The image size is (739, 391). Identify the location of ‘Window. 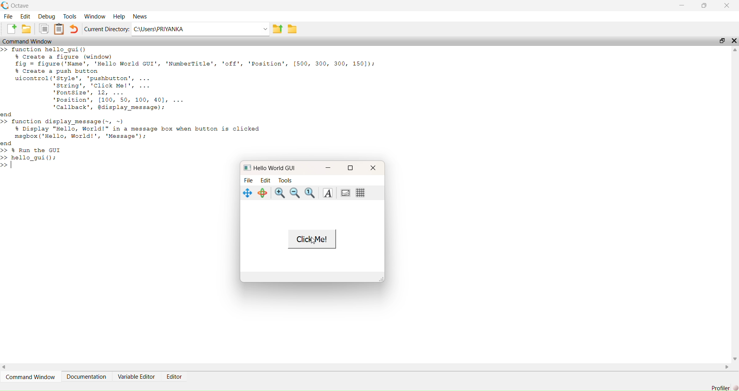
(94, 15).